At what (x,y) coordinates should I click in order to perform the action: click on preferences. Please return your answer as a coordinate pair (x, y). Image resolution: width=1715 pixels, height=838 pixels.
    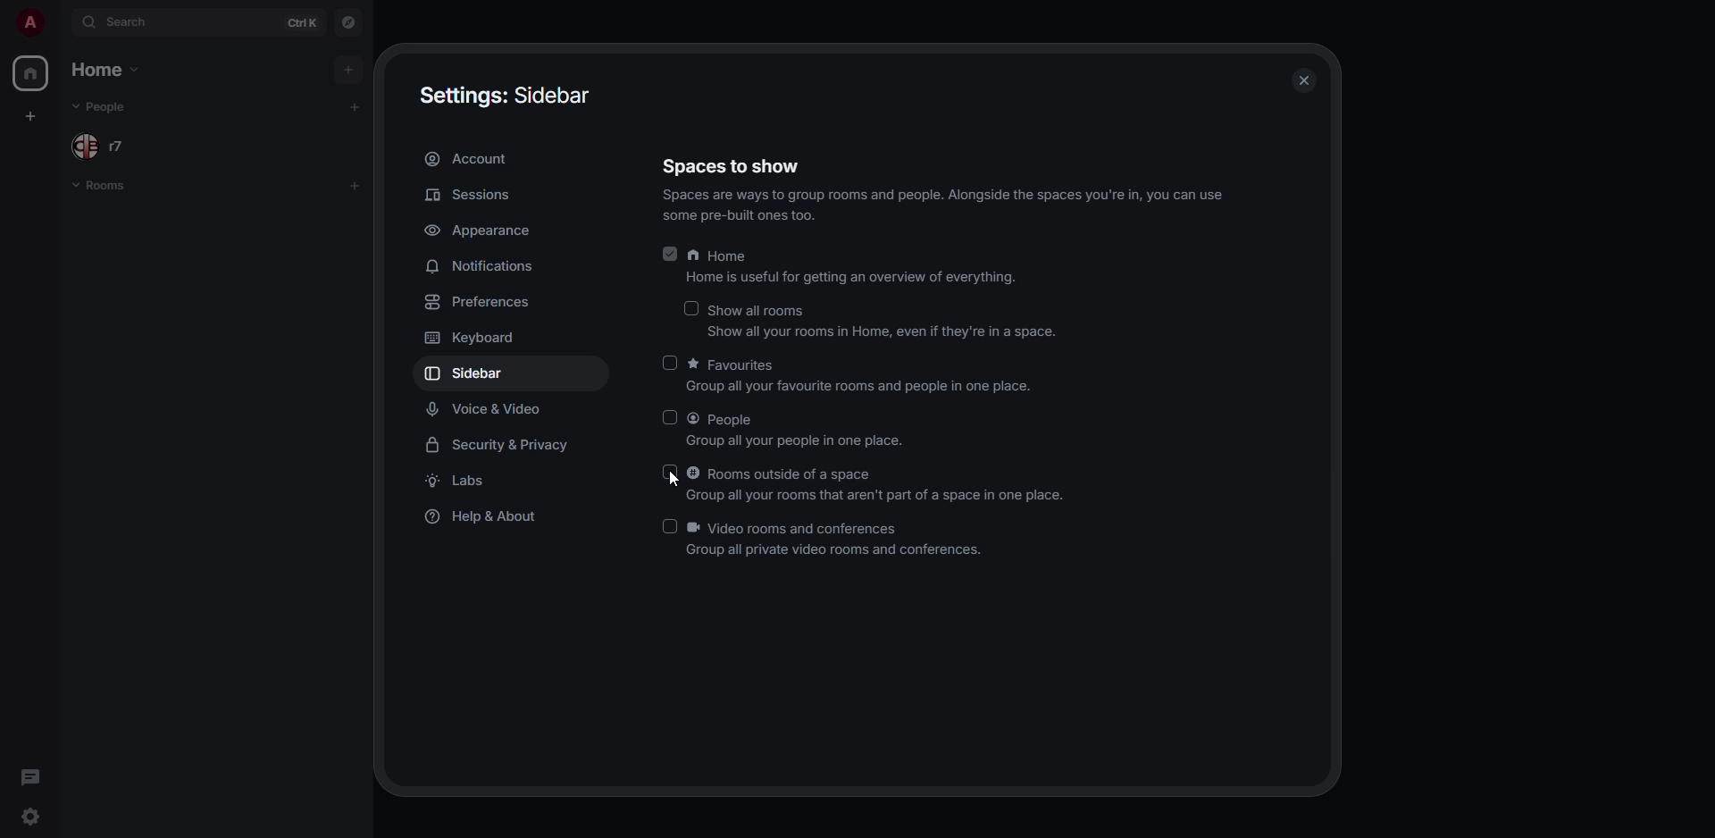
    Looking at the image, I should click on (485, 302).